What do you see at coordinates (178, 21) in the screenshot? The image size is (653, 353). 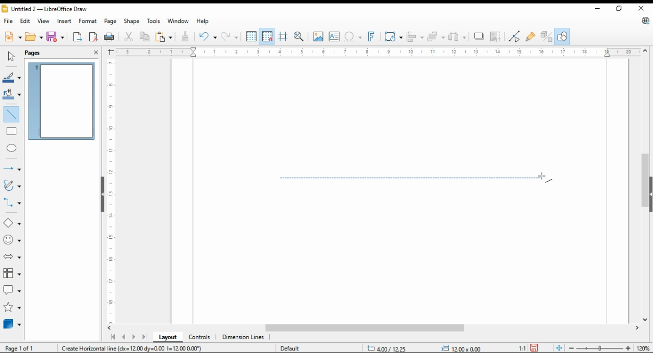 I see `window` at bounding box center [178, 21].